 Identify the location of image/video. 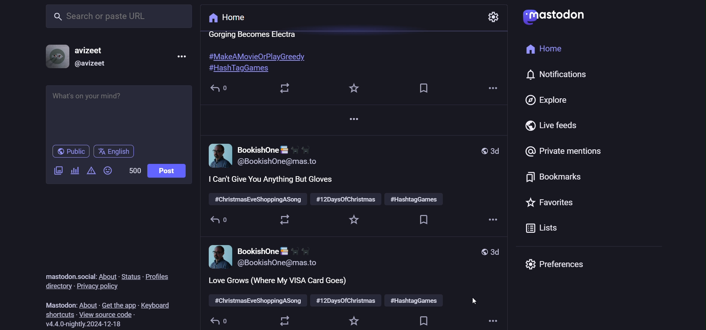
(57, 170).